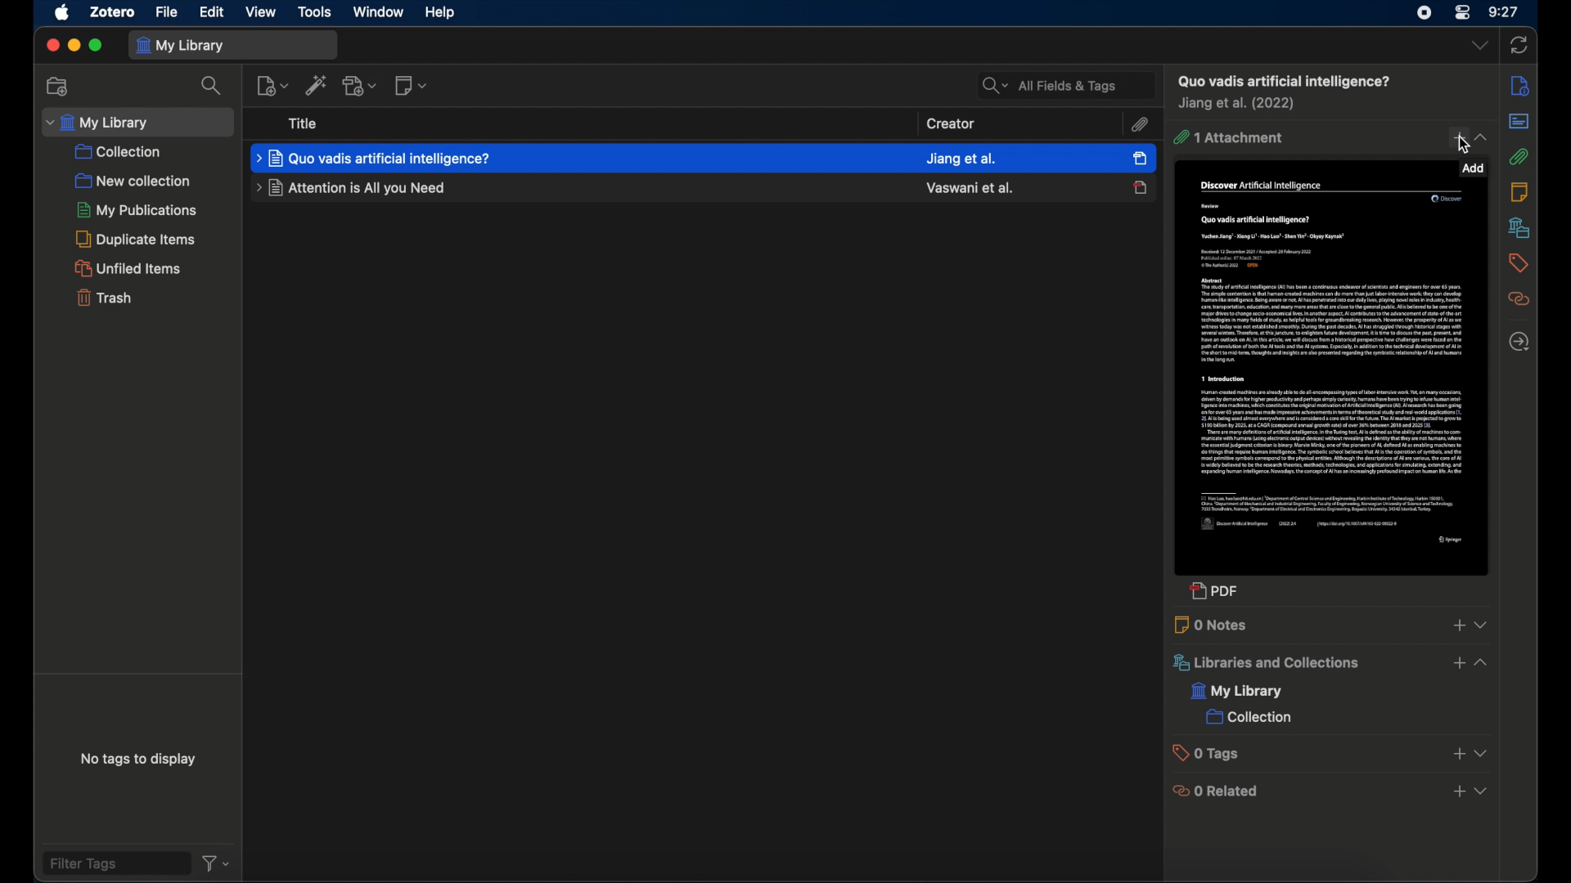 The height and width of the screenshot is (883, 1571). What do you see at coordinates (168, 11) in the screenshot?
I see `file` at bounding box center [168, 11].